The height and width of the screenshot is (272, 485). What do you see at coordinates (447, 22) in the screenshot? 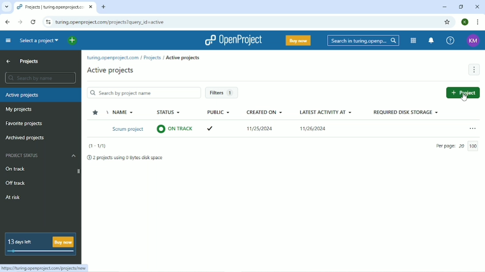
I see `Bookmark this tab` at bounding box center [447, 22].